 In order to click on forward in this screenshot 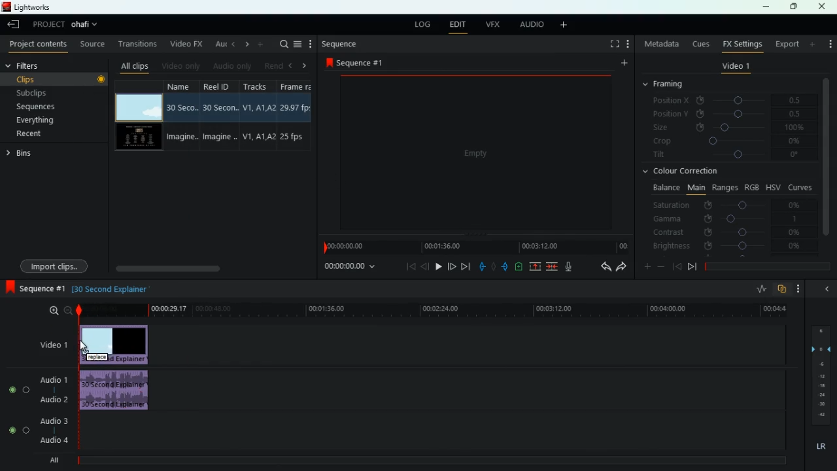, I will do `click(465, 267)`.